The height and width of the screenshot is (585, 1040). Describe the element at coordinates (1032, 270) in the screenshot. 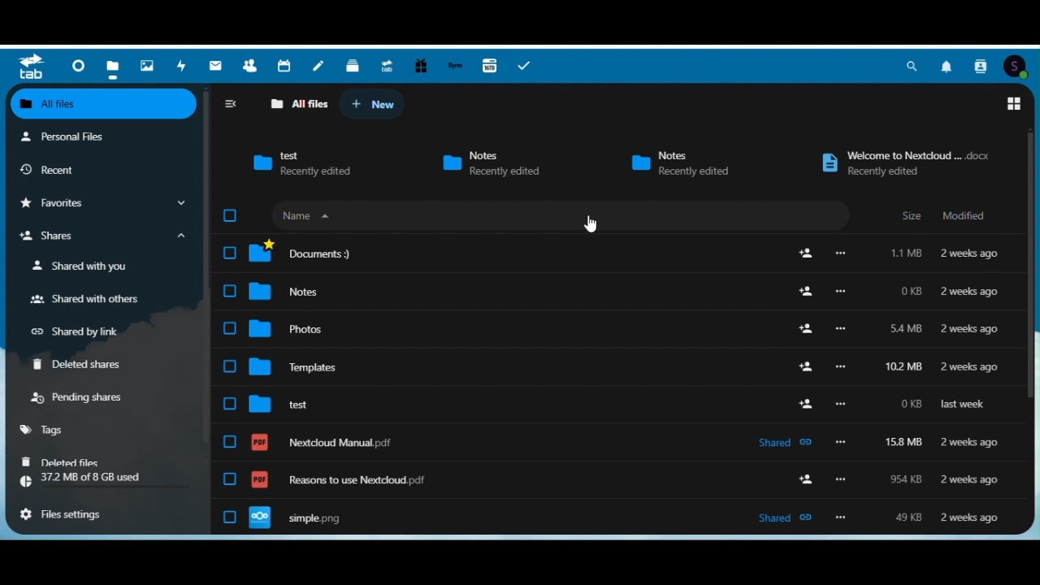

I see `Vertical scrollbar` at that location.